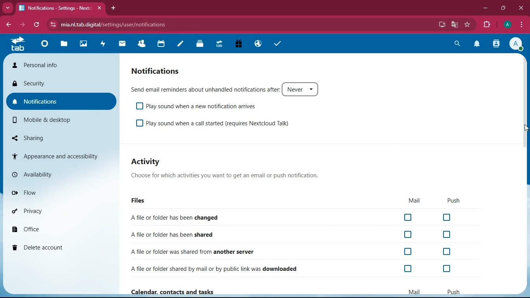 This screenshot has height=298, width=530. Describe the element at coordinates (409, 218) in the screenshot. I see `off` at that location.